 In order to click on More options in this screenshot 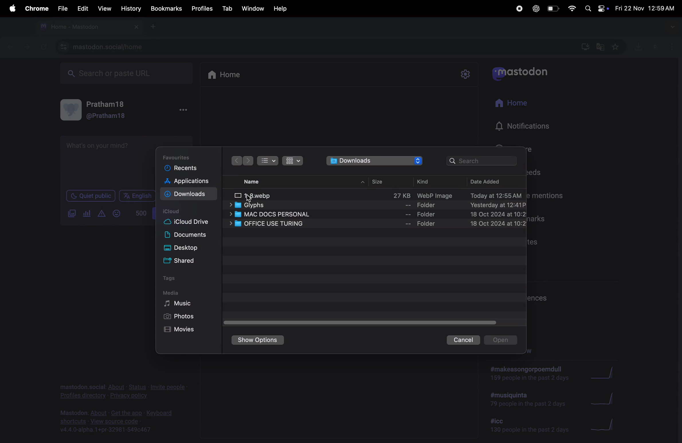, I will do `click(183, 109)`.